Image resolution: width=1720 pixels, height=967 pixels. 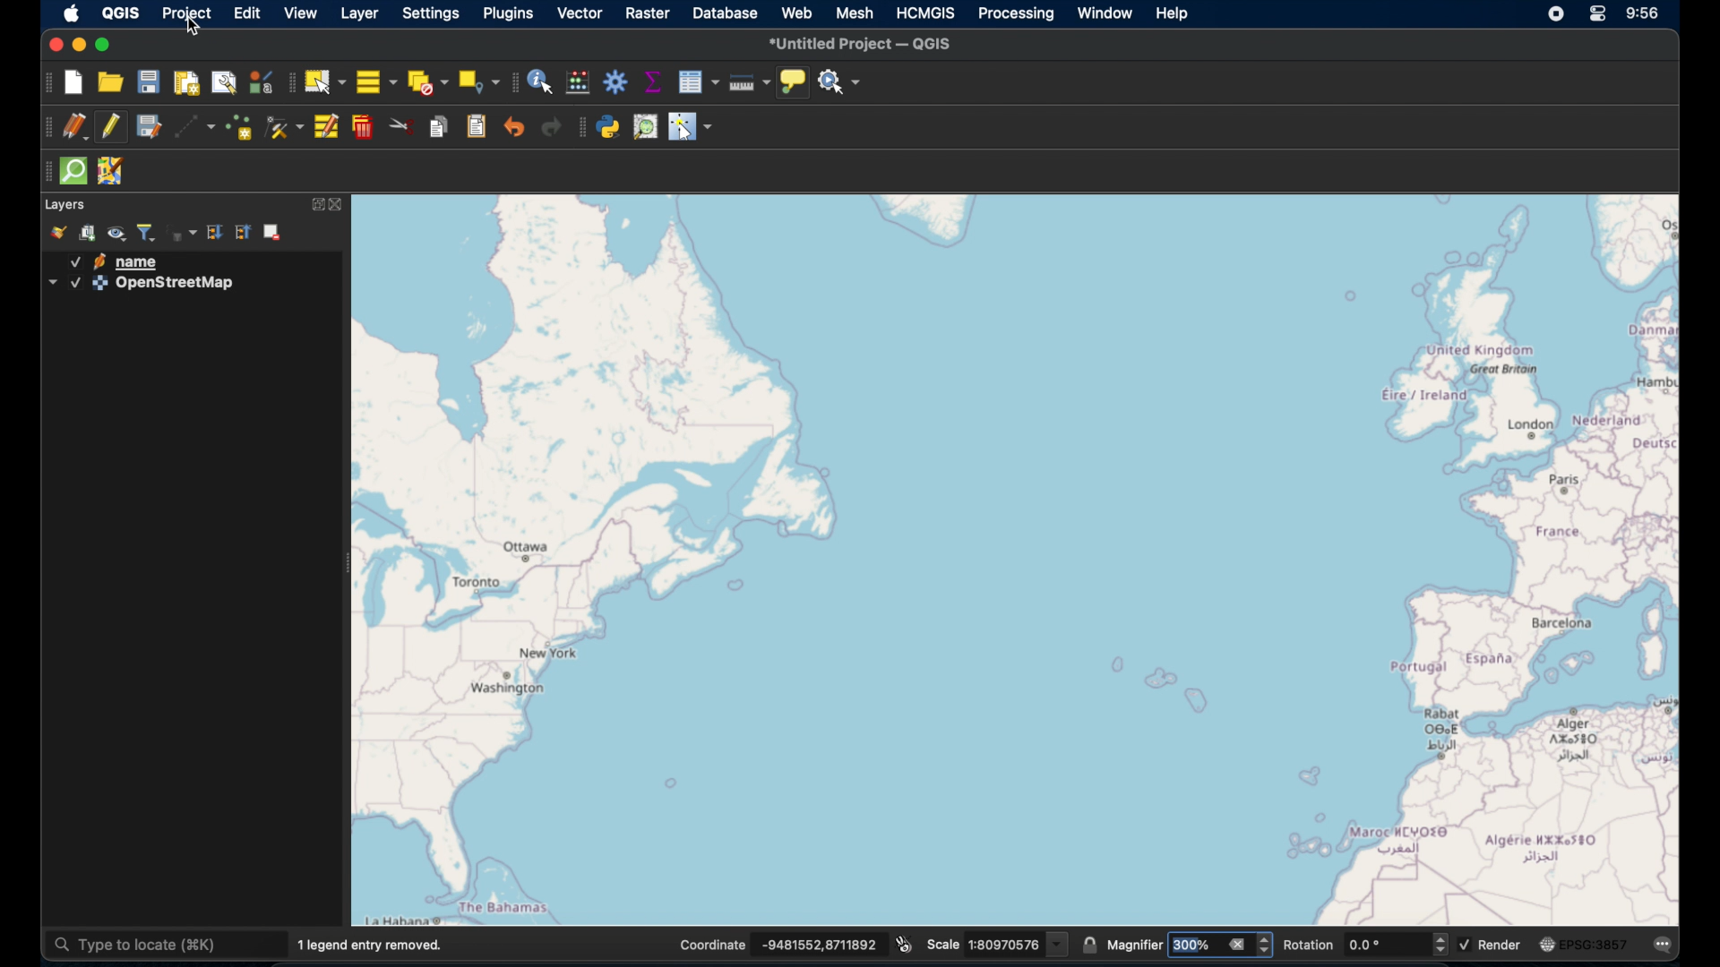 What do you see at coordinates (148, 82) in the screenshot?
I see `save project` at bounding box center [148, 82].